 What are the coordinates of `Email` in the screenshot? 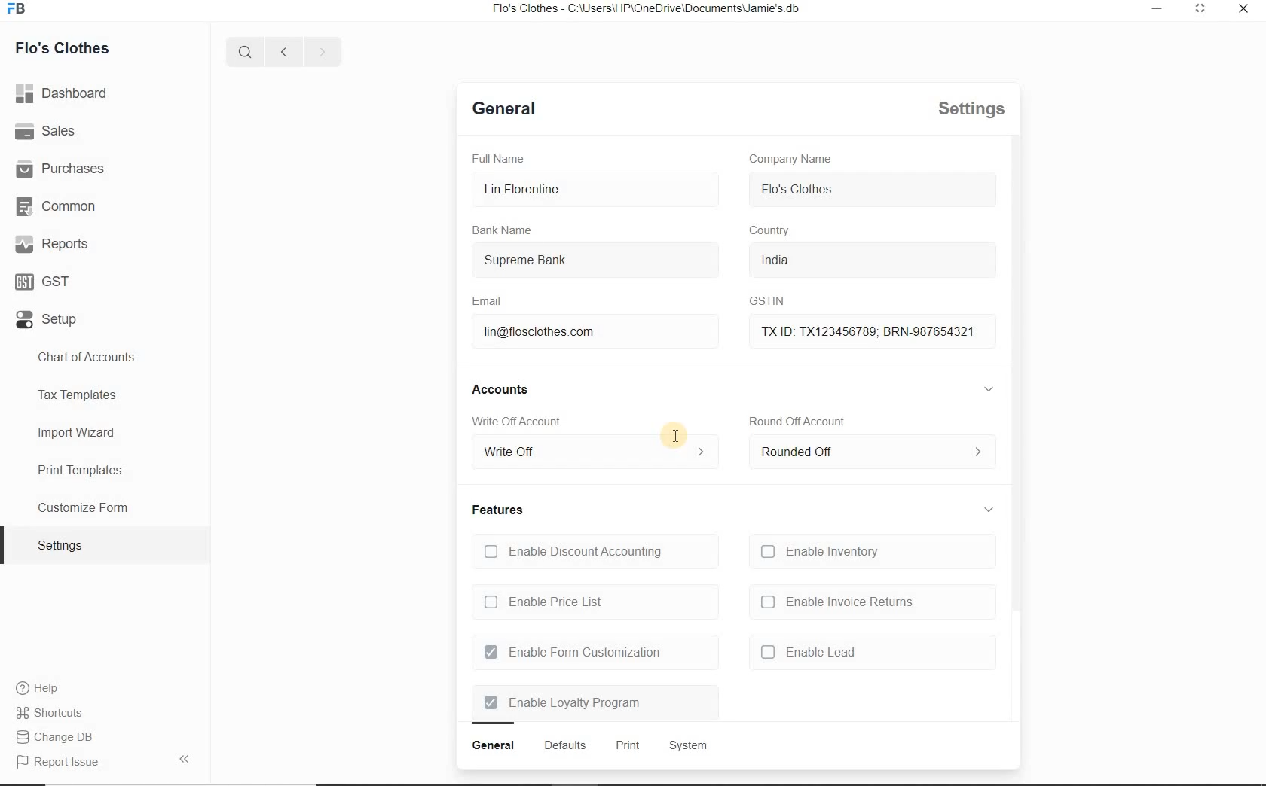 It's located at (490, 300).